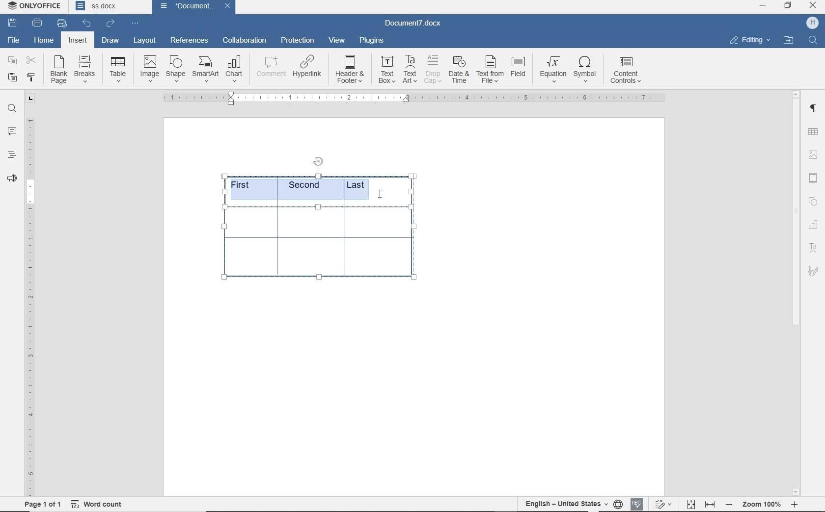 The image size is (825, 512). What do you see at coordinates (690, 503) in the screenshot?
I see `fit to page` at bounding box center [690, 503].